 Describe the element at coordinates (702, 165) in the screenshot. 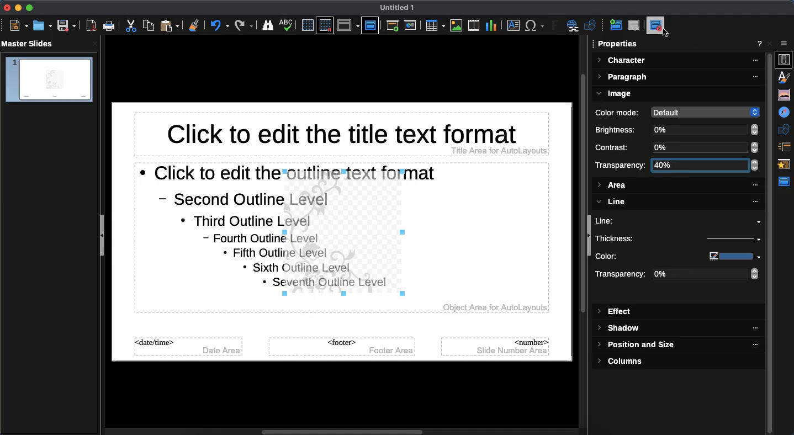

I see `40%` at that location.